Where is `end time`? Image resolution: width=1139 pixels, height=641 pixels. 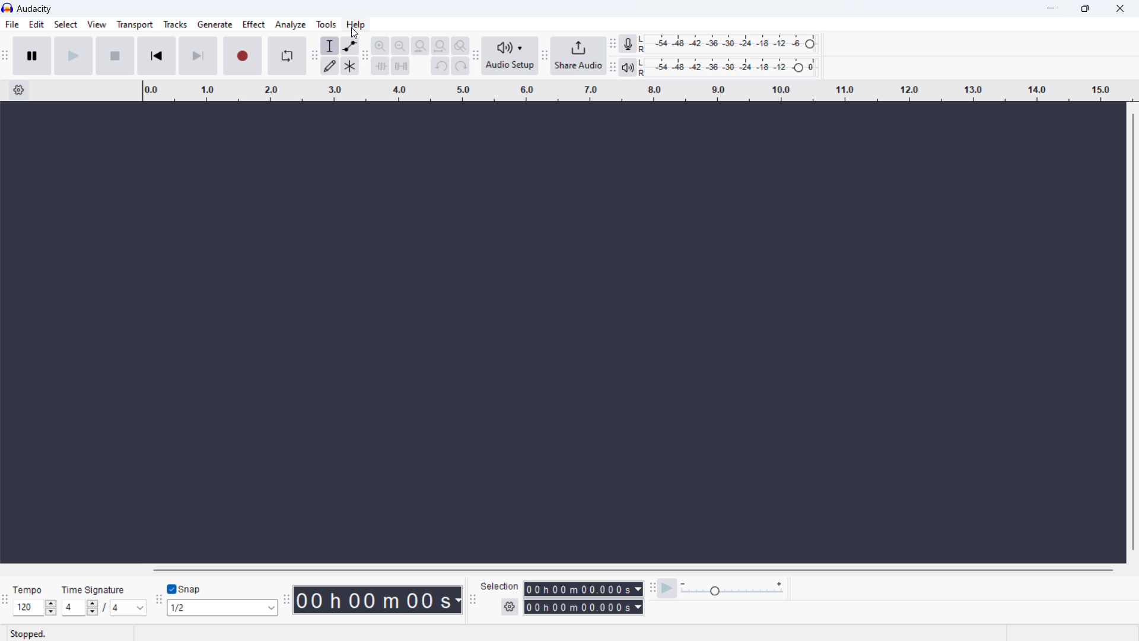 end time is located at coordinates (583, 607).